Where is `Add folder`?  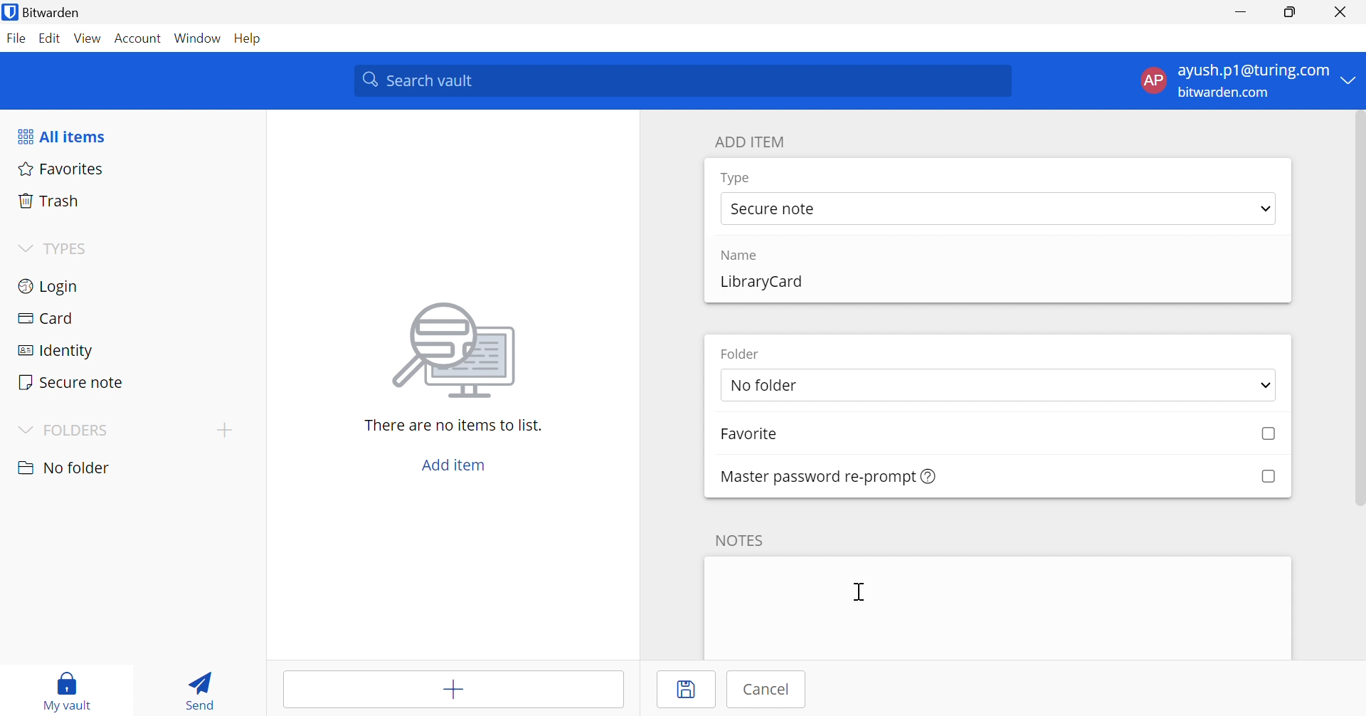 Add folder is located at coordinates (223, 429).